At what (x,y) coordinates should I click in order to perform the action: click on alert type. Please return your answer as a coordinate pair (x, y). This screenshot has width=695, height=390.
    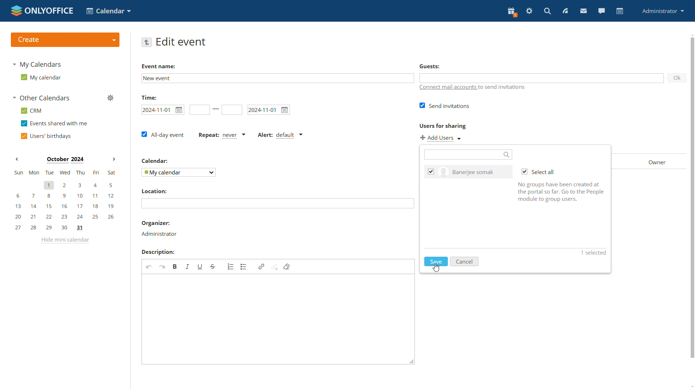
    Looking at the image, I should click on (280, 135).